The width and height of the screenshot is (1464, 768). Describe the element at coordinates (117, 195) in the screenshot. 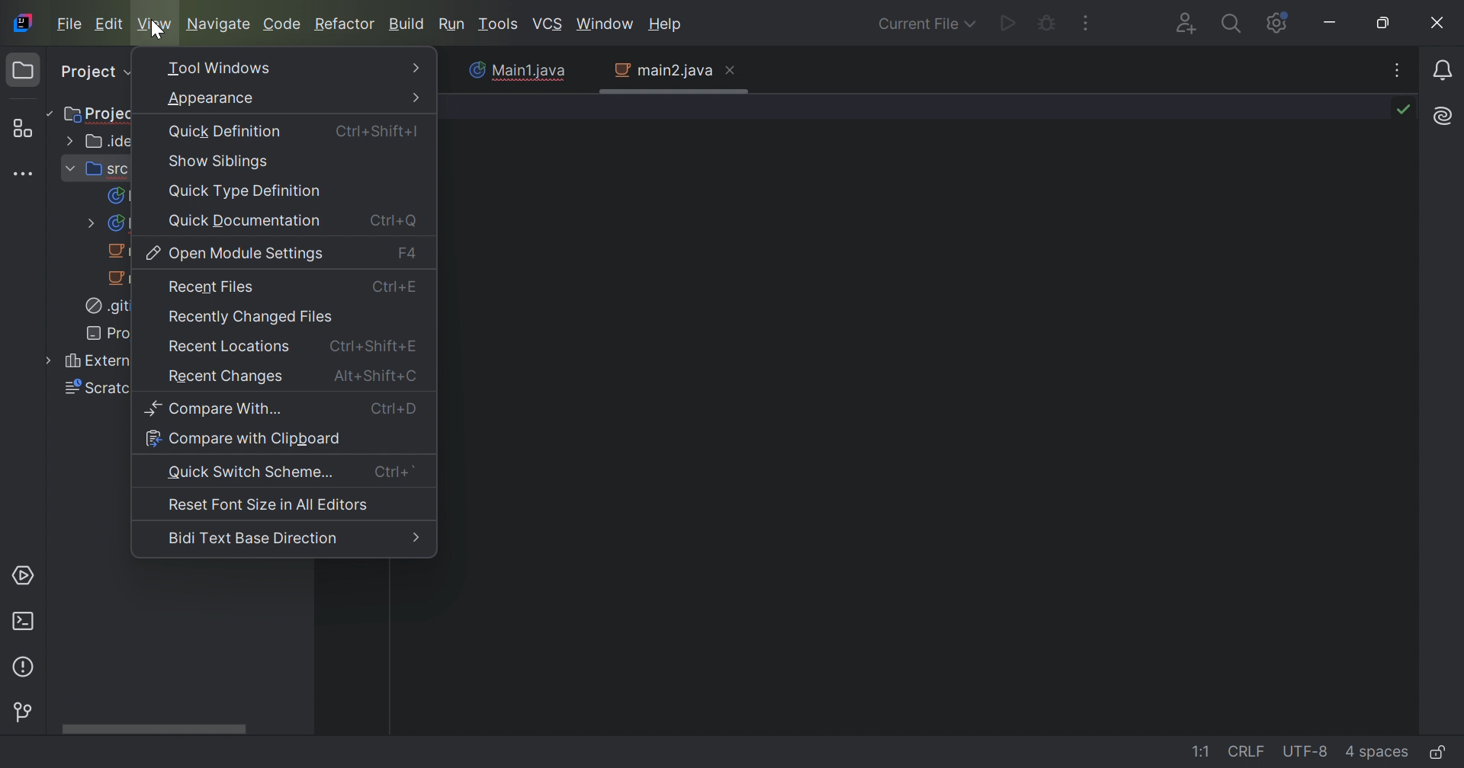

I see `Main` at that location.